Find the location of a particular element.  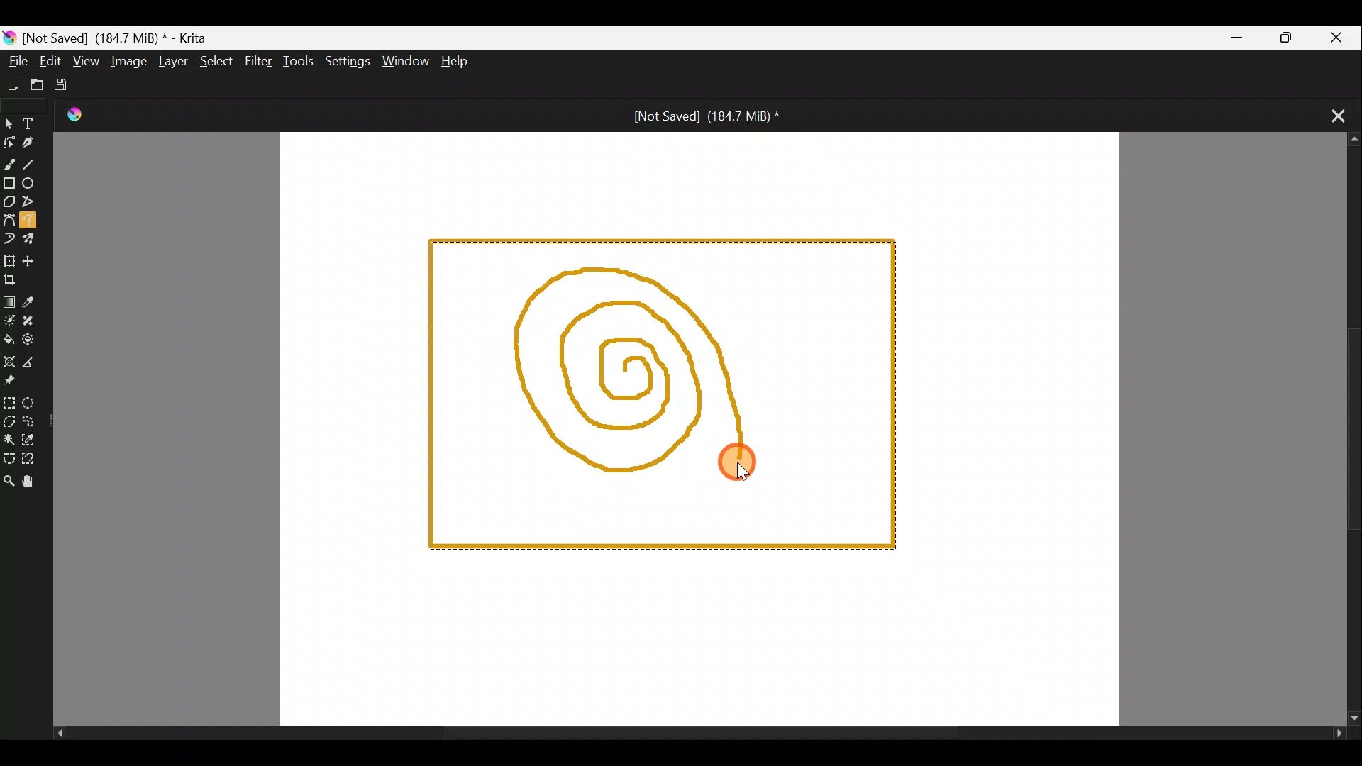

Image is located at coordinates (133, 62).